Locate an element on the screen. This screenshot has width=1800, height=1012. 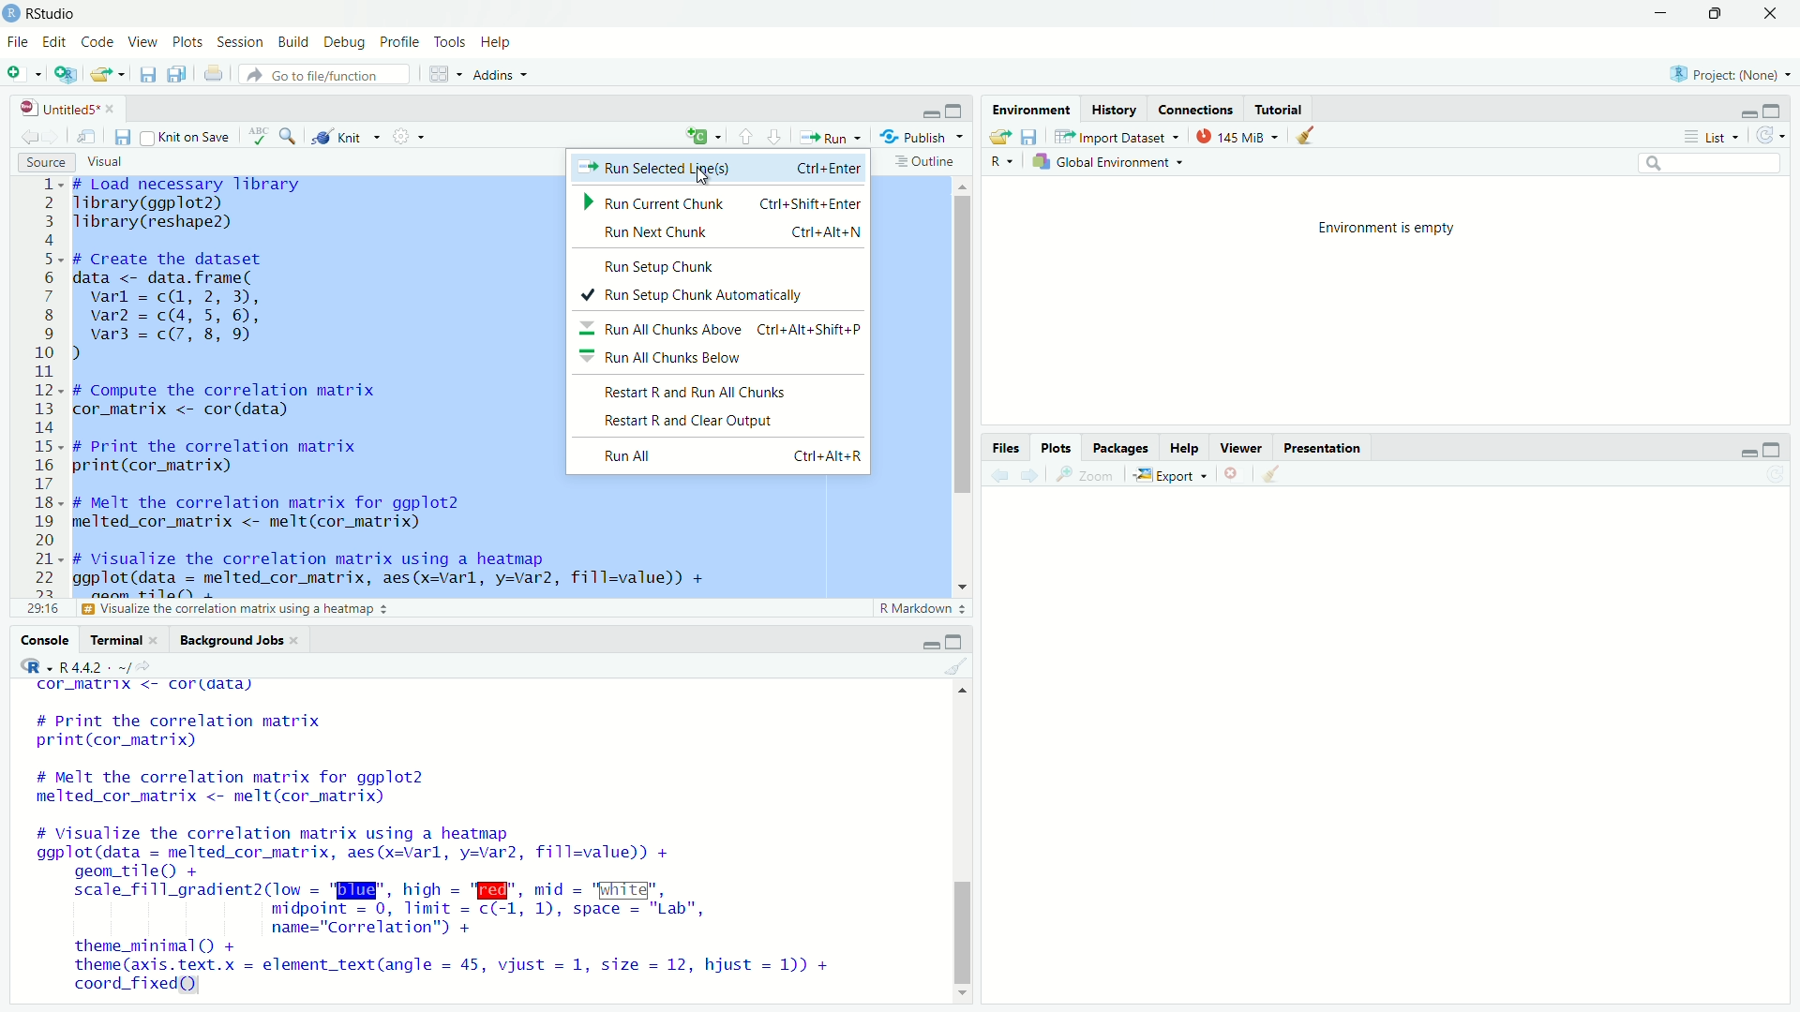
view is located at coordinates (143, 43).